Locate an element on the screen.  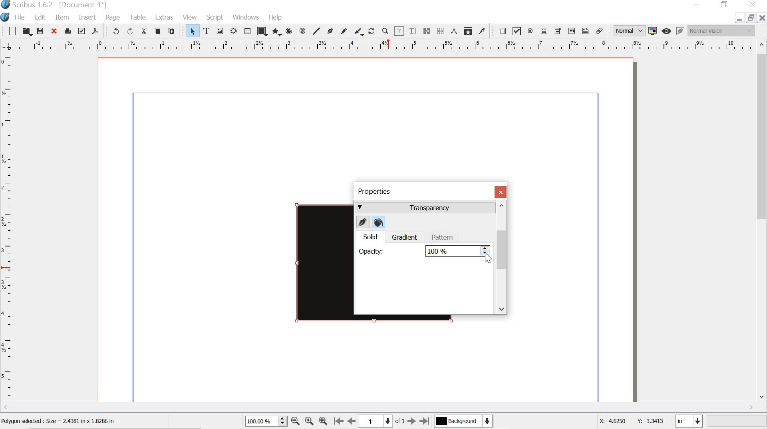
zoom in is located at coordinates (322, 422).